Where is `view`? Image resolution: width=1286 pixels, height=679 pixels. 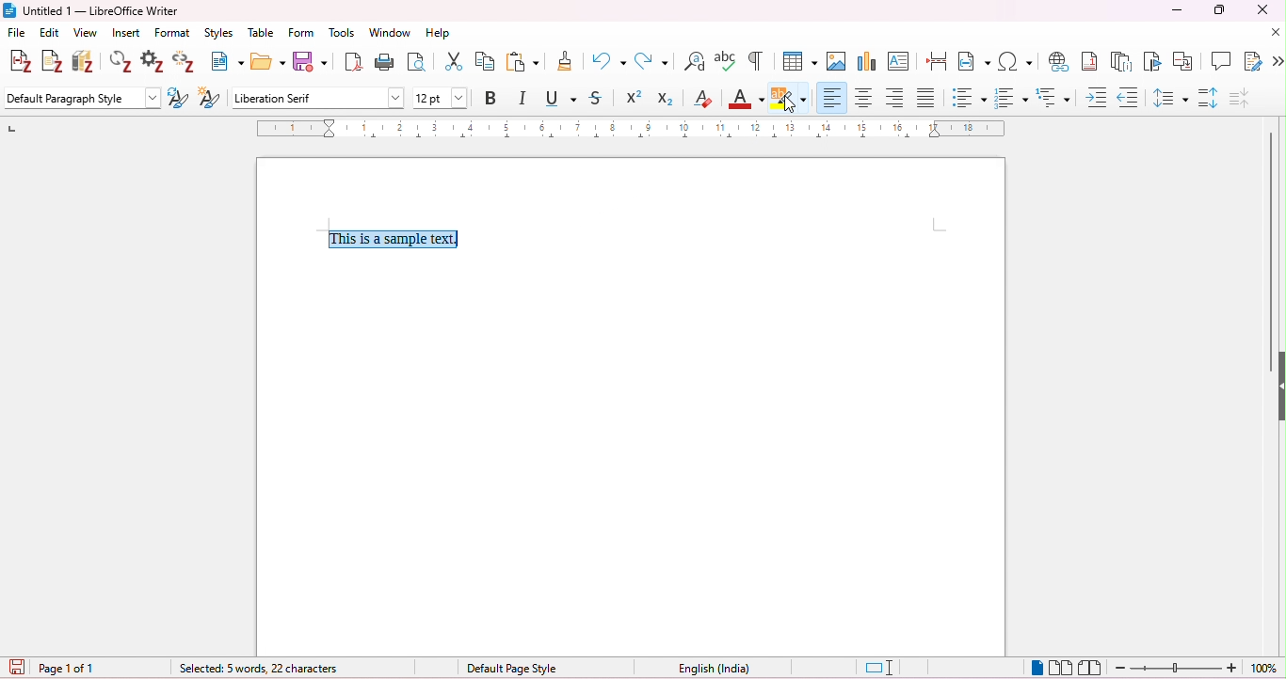
view is located at coordinates (88, 33).